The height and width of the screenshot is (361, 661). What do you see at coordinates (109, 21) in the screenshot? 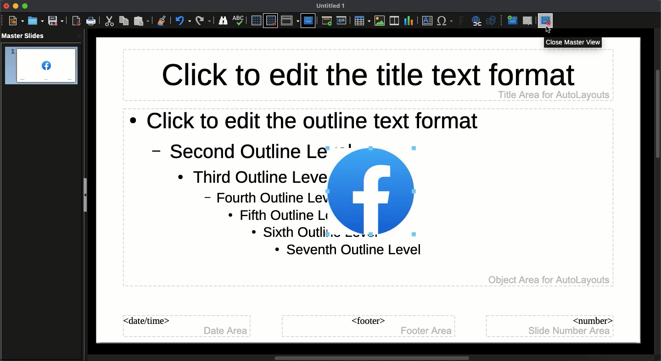
I see `Cut` at bounding box center [109, 21].